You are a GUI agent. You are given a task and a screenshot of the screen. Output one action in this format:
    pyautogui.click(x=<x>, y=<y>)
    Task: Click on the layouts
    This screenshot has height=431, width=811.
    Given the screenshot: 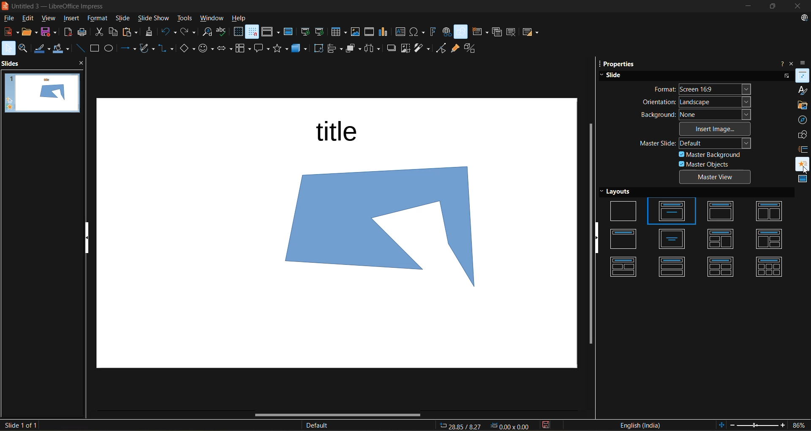 What is the action you would take?
    pyautogui.click(x=698, y=233)
    